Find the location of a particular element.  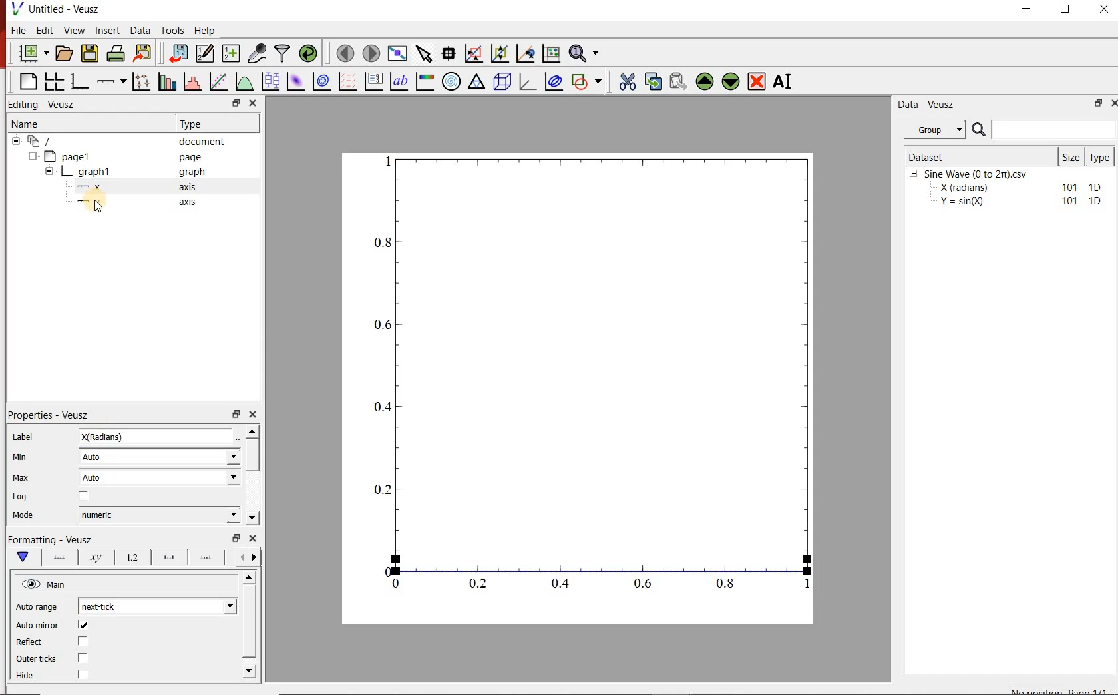

Dataset is located at coordinates (980, 156).